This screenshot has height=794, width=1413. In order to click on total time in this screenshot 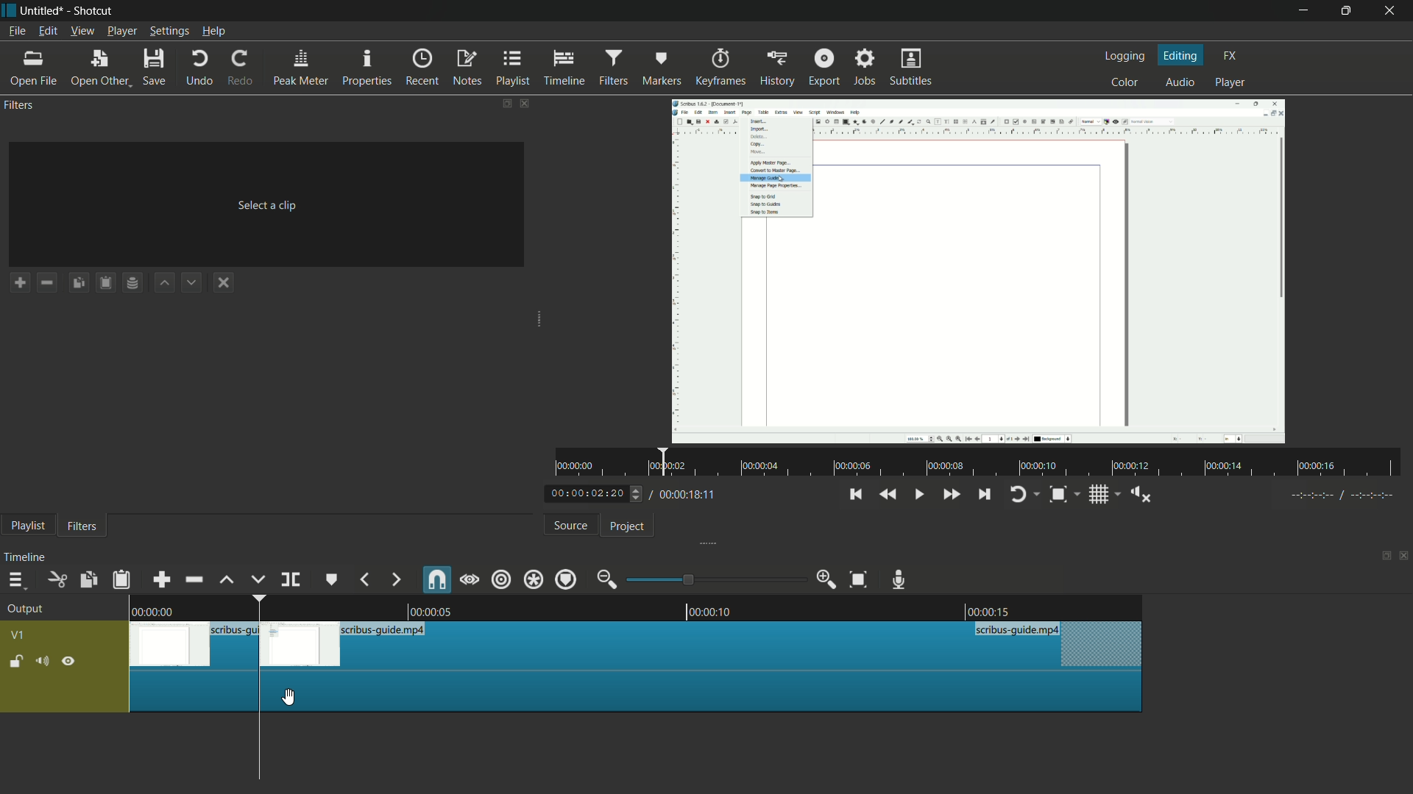, I will do `click(684, 495)`.